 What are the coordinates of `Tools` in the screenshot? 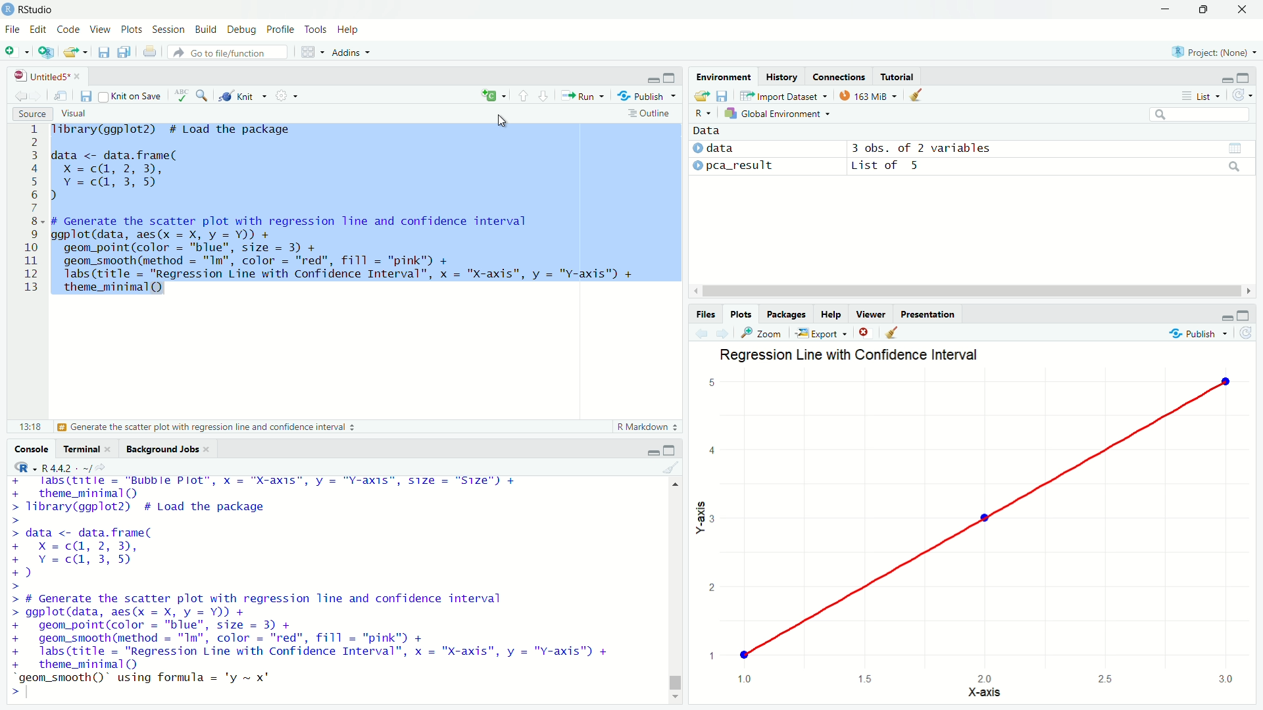 It's located at (316, 30).